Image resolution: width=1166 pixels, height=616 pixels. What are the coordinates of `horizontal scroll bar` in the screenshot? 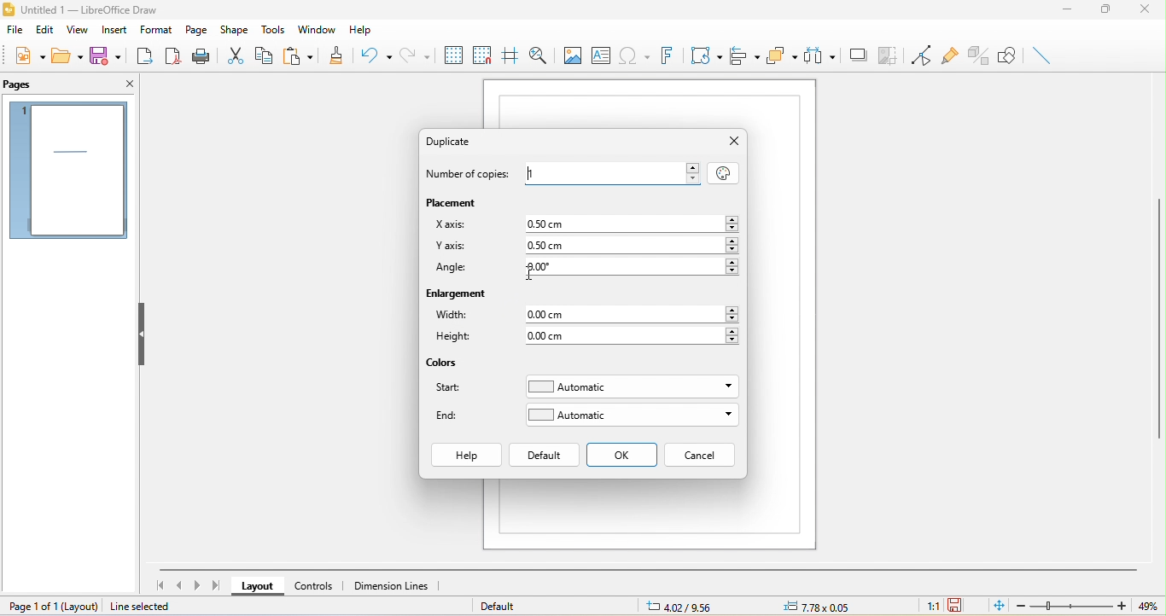 It's located at (648, 568).